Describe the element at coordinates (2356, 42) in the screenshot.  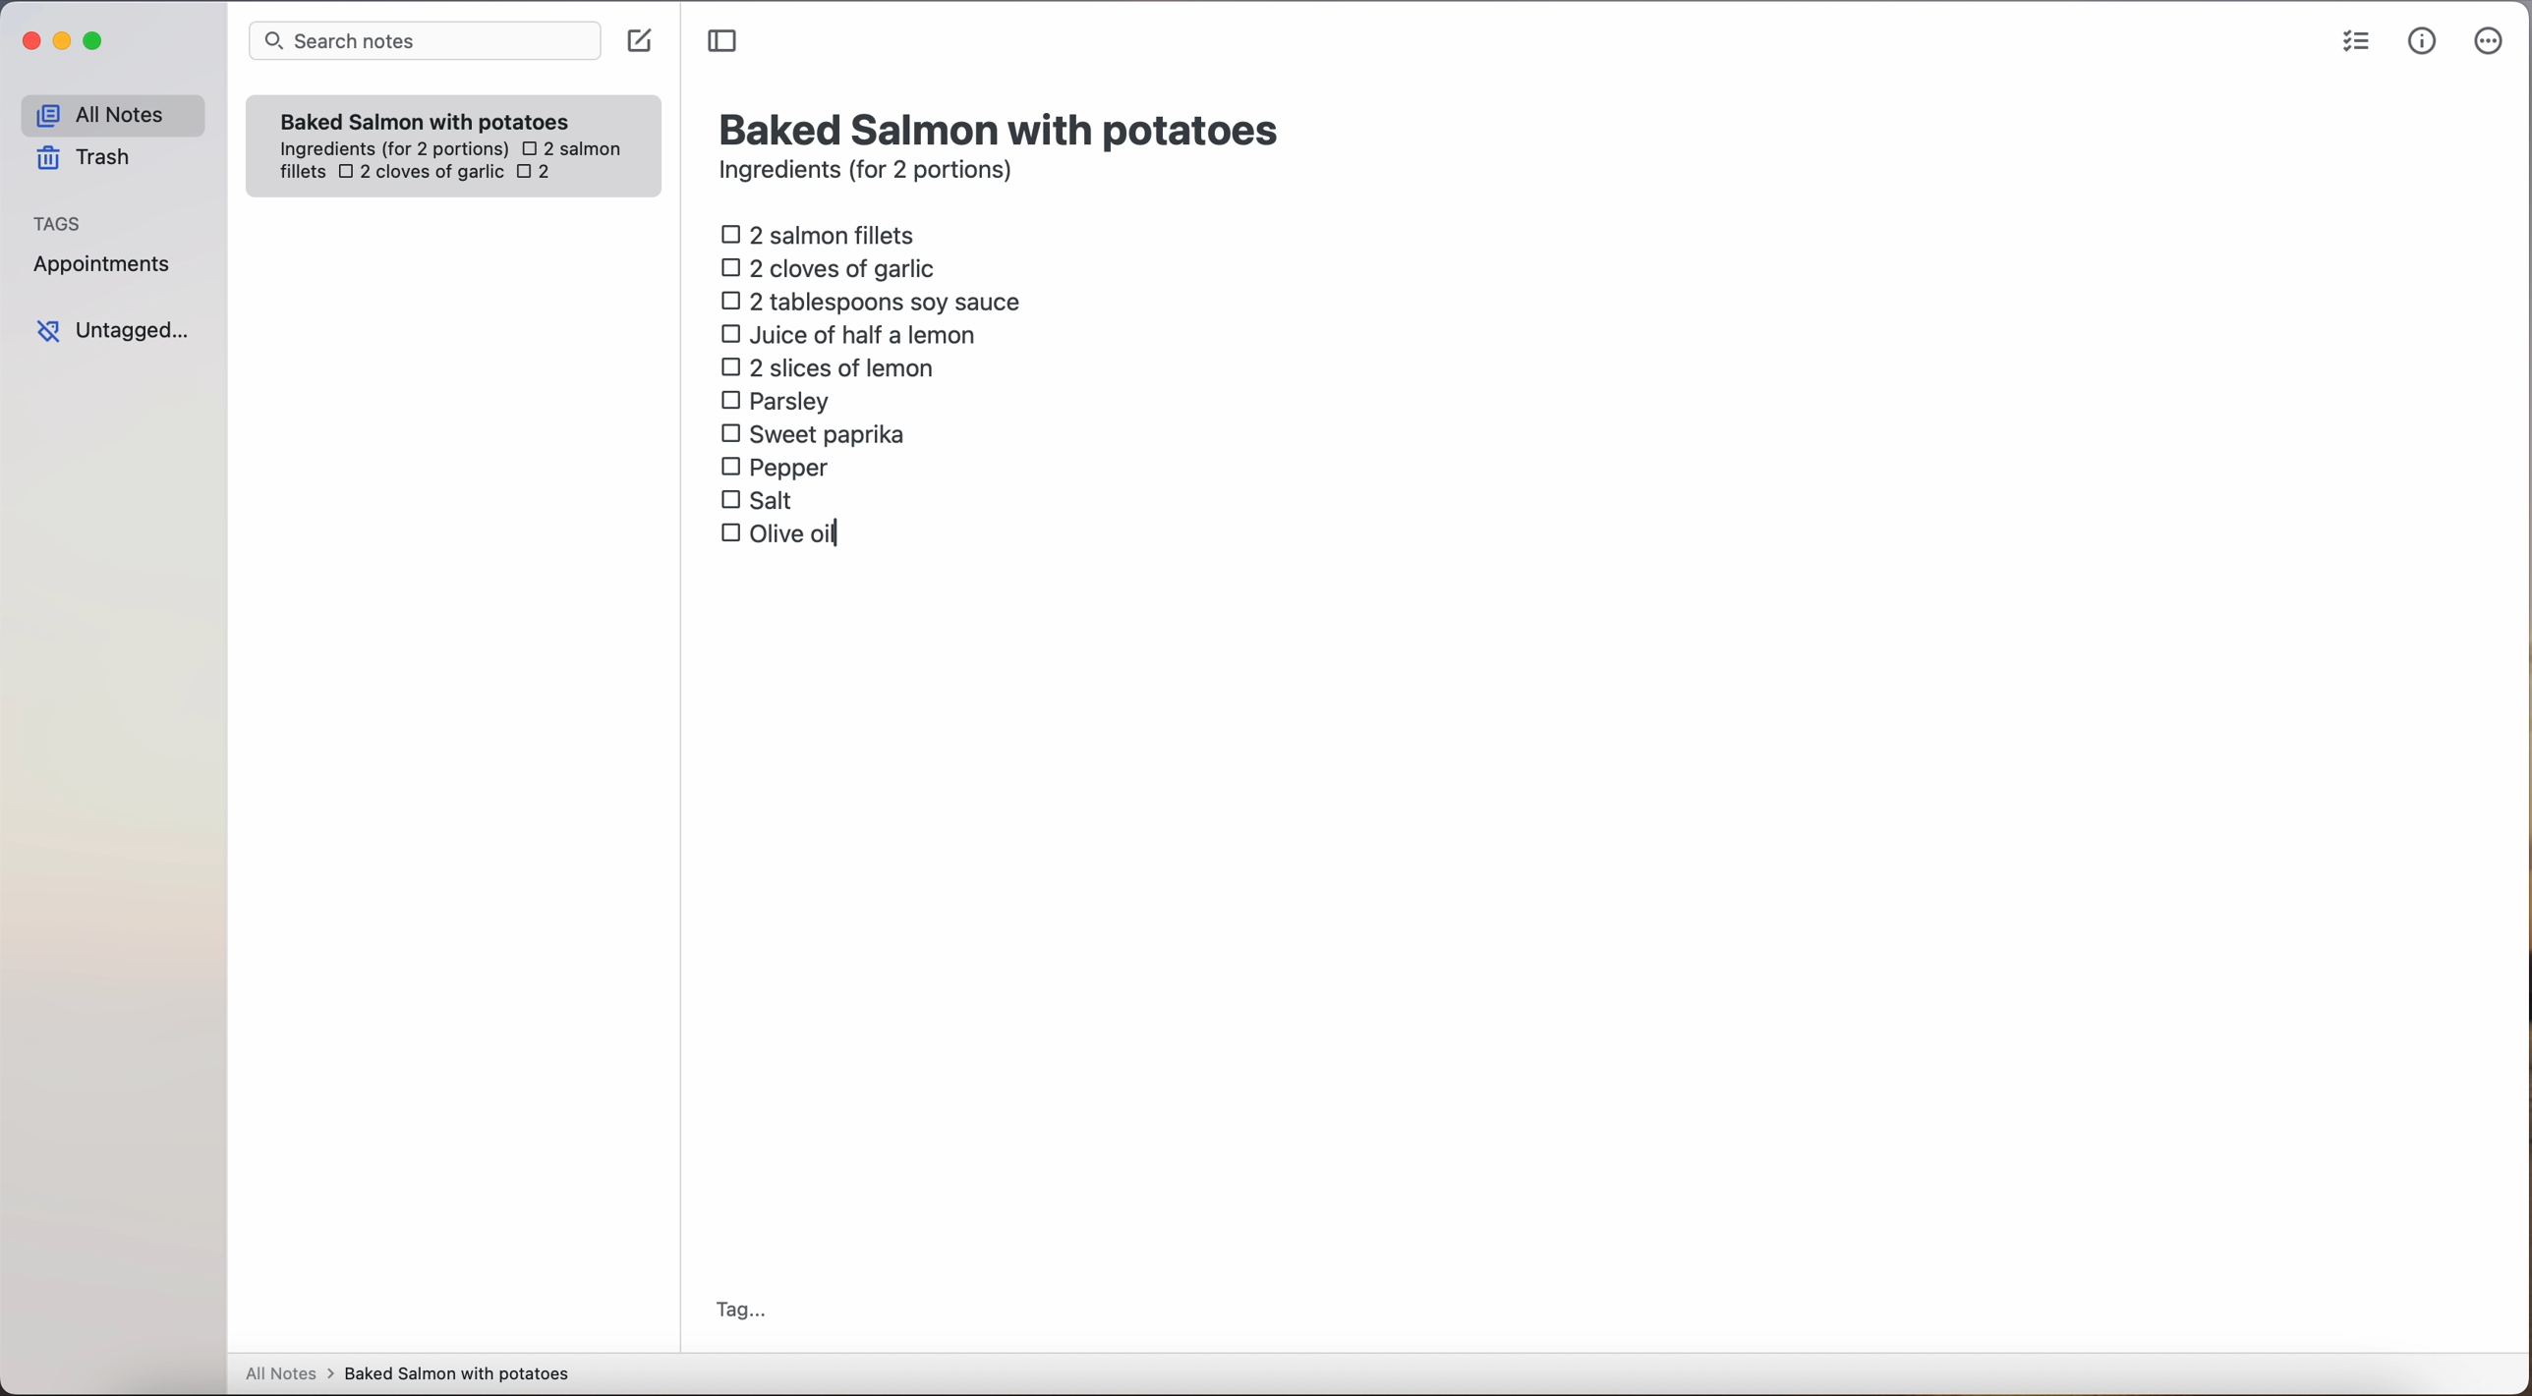
I see `check list` at that location.